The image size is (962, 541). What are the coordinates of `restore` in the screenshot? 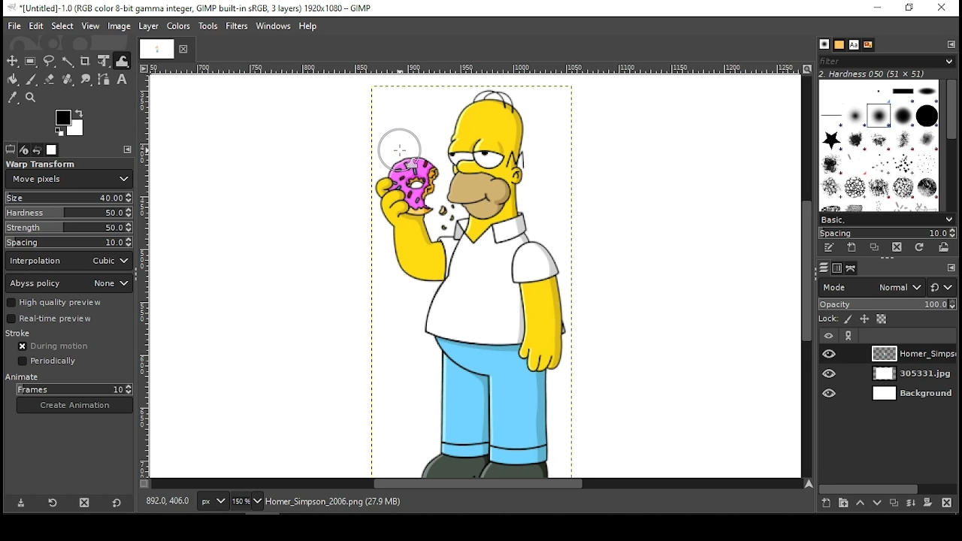 It's located at (912, 7).